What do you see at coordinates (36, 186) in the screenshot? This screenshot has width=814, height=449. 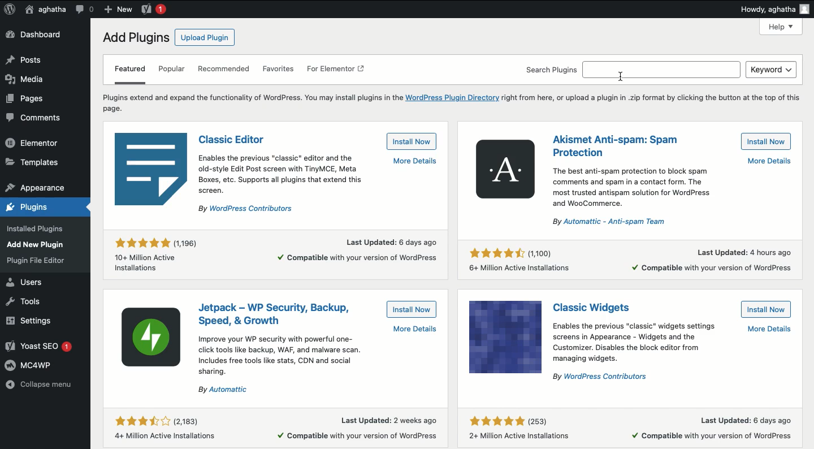 I see `appearance` at bounding box center [36, 186].